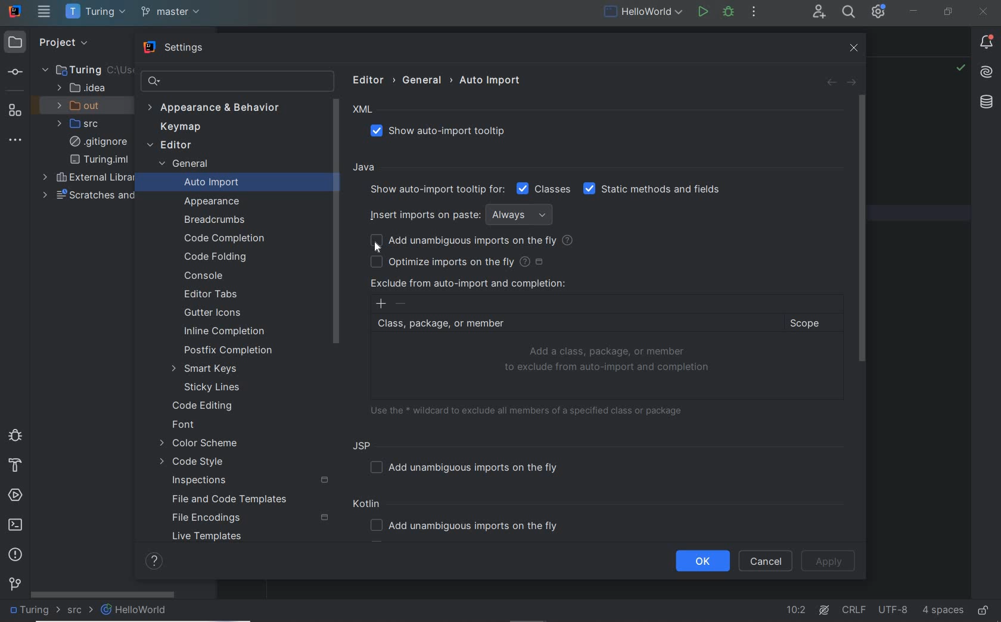 This screenshot has width=1001, height=622. What do you see at coordinates (436, 189) in the screenshot?
I see `SHOW AUTO-IMPORT TOOLTIP FOR:` at bounding box center [436, 189].